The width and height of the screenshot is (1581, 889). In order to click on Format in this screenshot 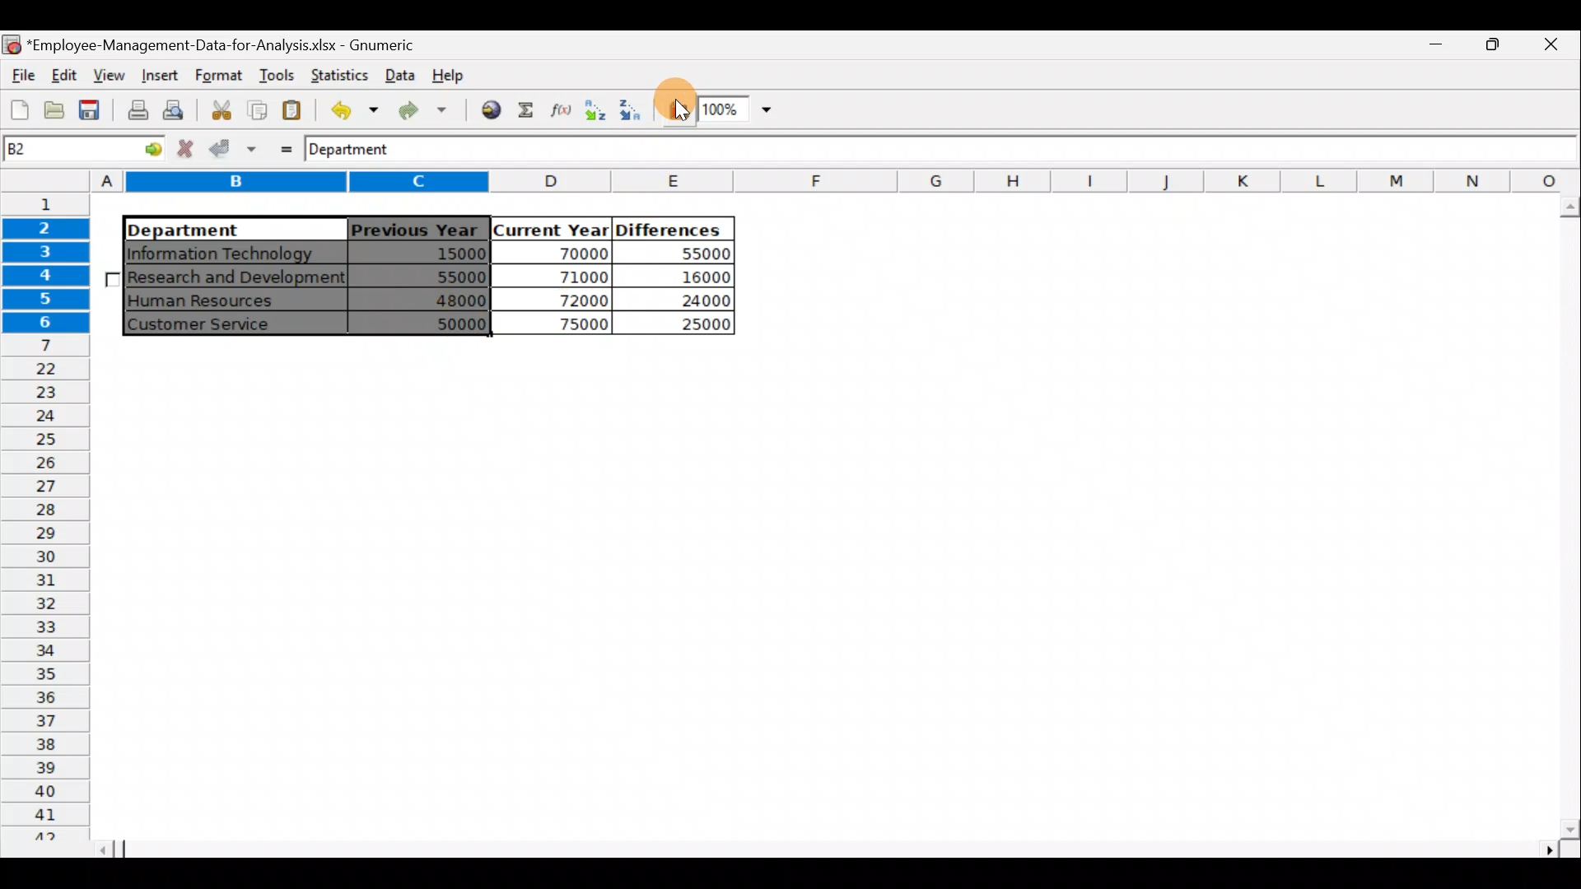, I will do `click(216, 76)`.